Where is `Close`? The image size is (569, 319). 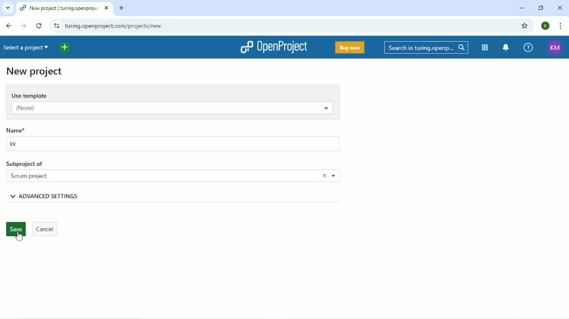
Close is located at coordinates (560, 7).